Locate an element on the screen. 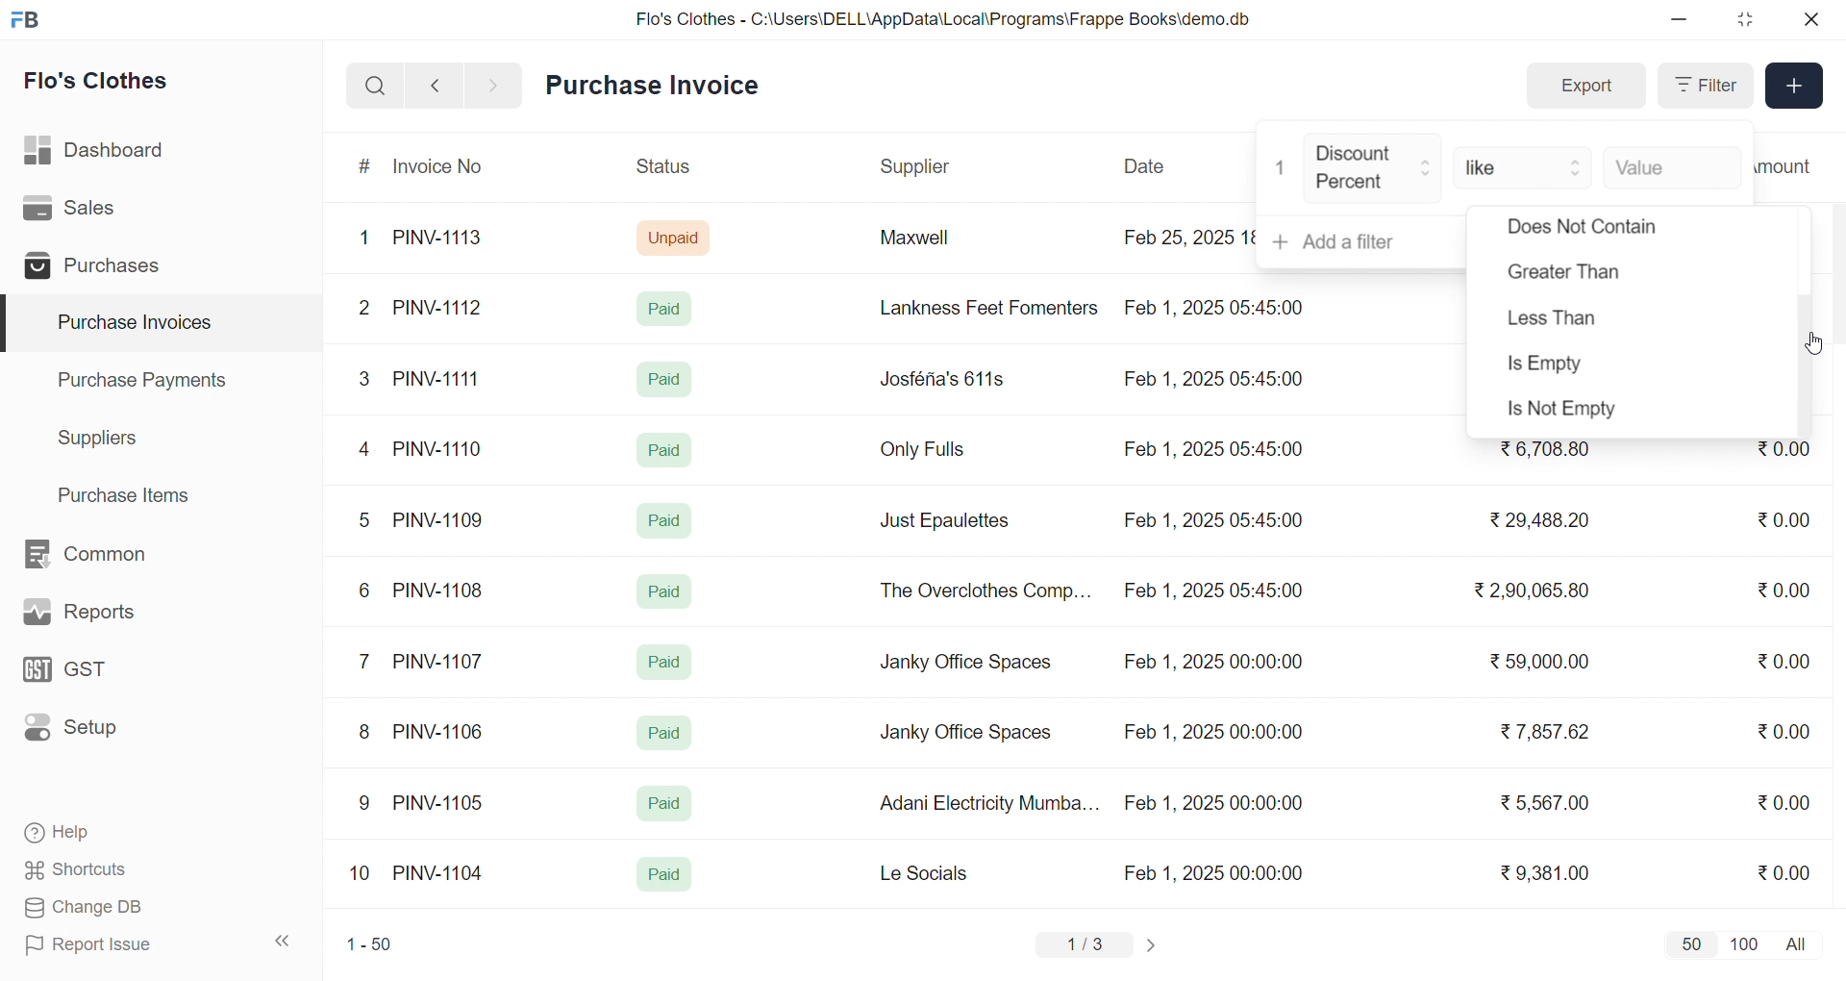 The width and height of the screenshot is (1846, 981). Value is located at coordinates (1671, 165).